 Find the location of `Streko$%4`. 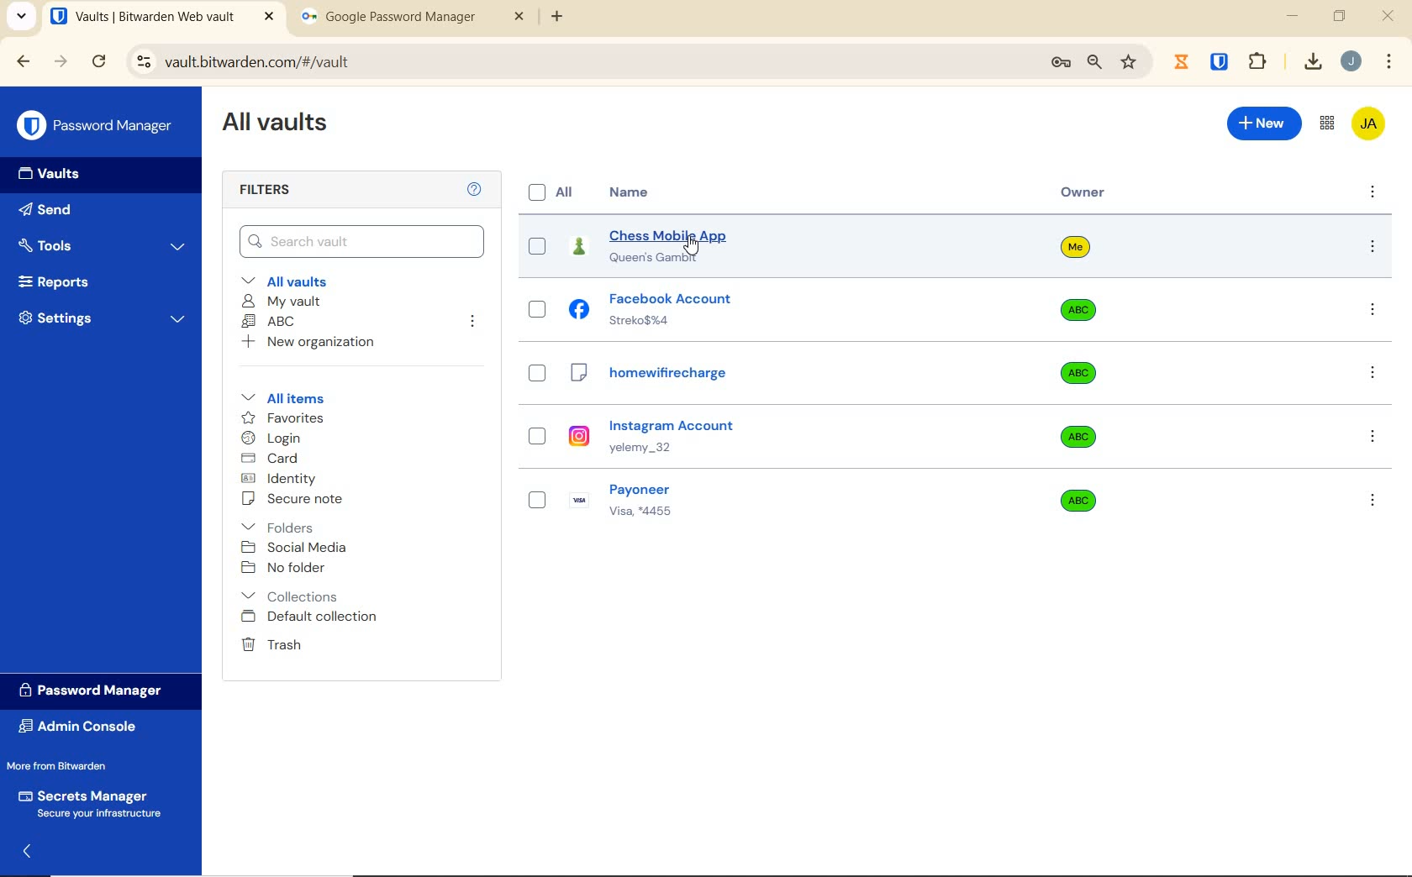

Streko$%4 is located at coordinates (648, 322).